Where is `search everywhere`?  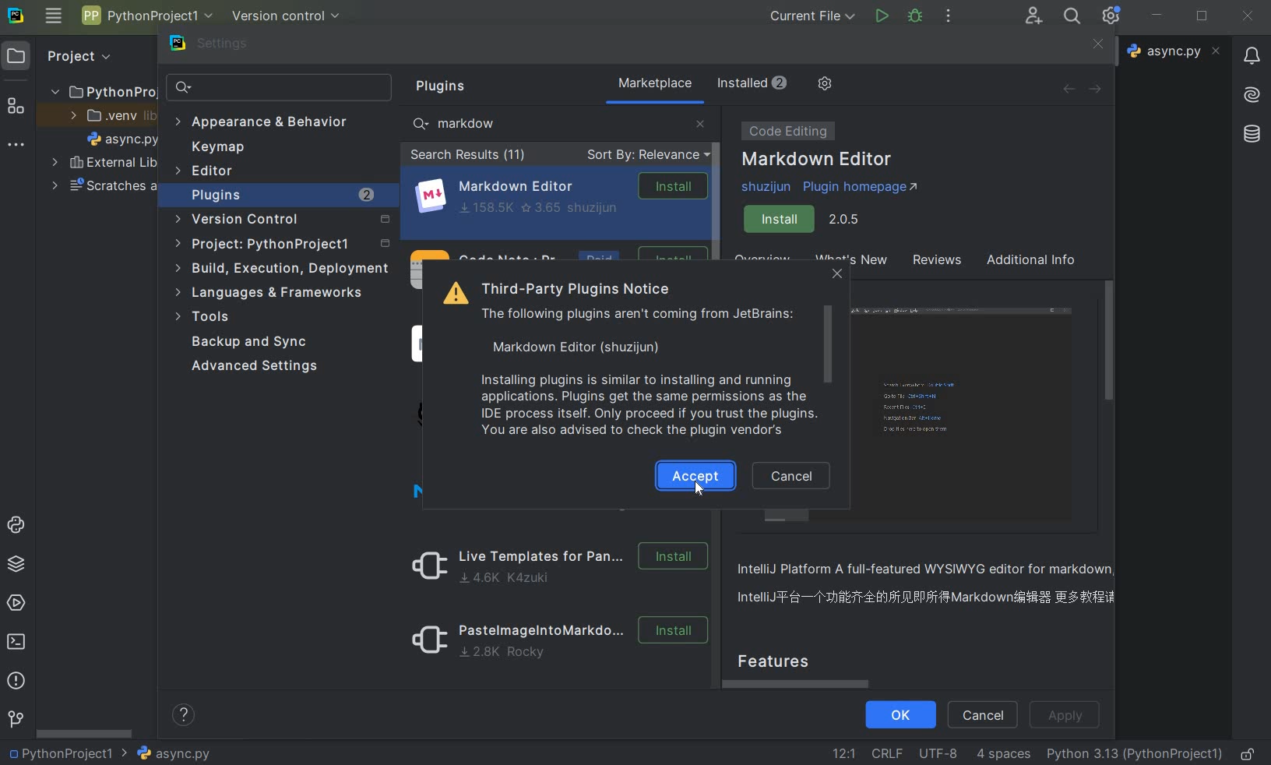 search everywhere is located at coordinates (1073, 16).